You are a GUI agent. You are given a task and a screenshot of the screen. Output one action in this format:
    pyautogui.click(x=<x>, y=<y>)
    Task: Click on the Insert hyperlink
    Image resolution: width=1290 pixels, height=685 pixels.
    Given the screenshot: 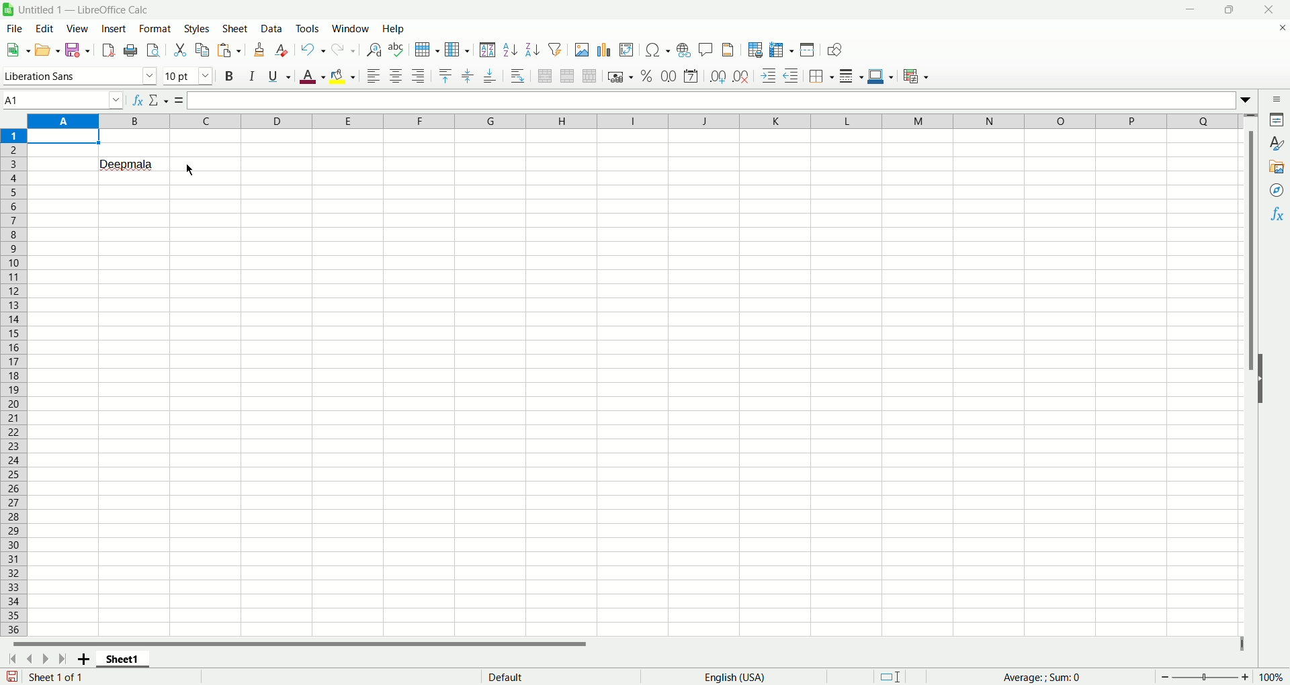 What is the action you would take?
    pyautogui.click(x=683, y=48)
    